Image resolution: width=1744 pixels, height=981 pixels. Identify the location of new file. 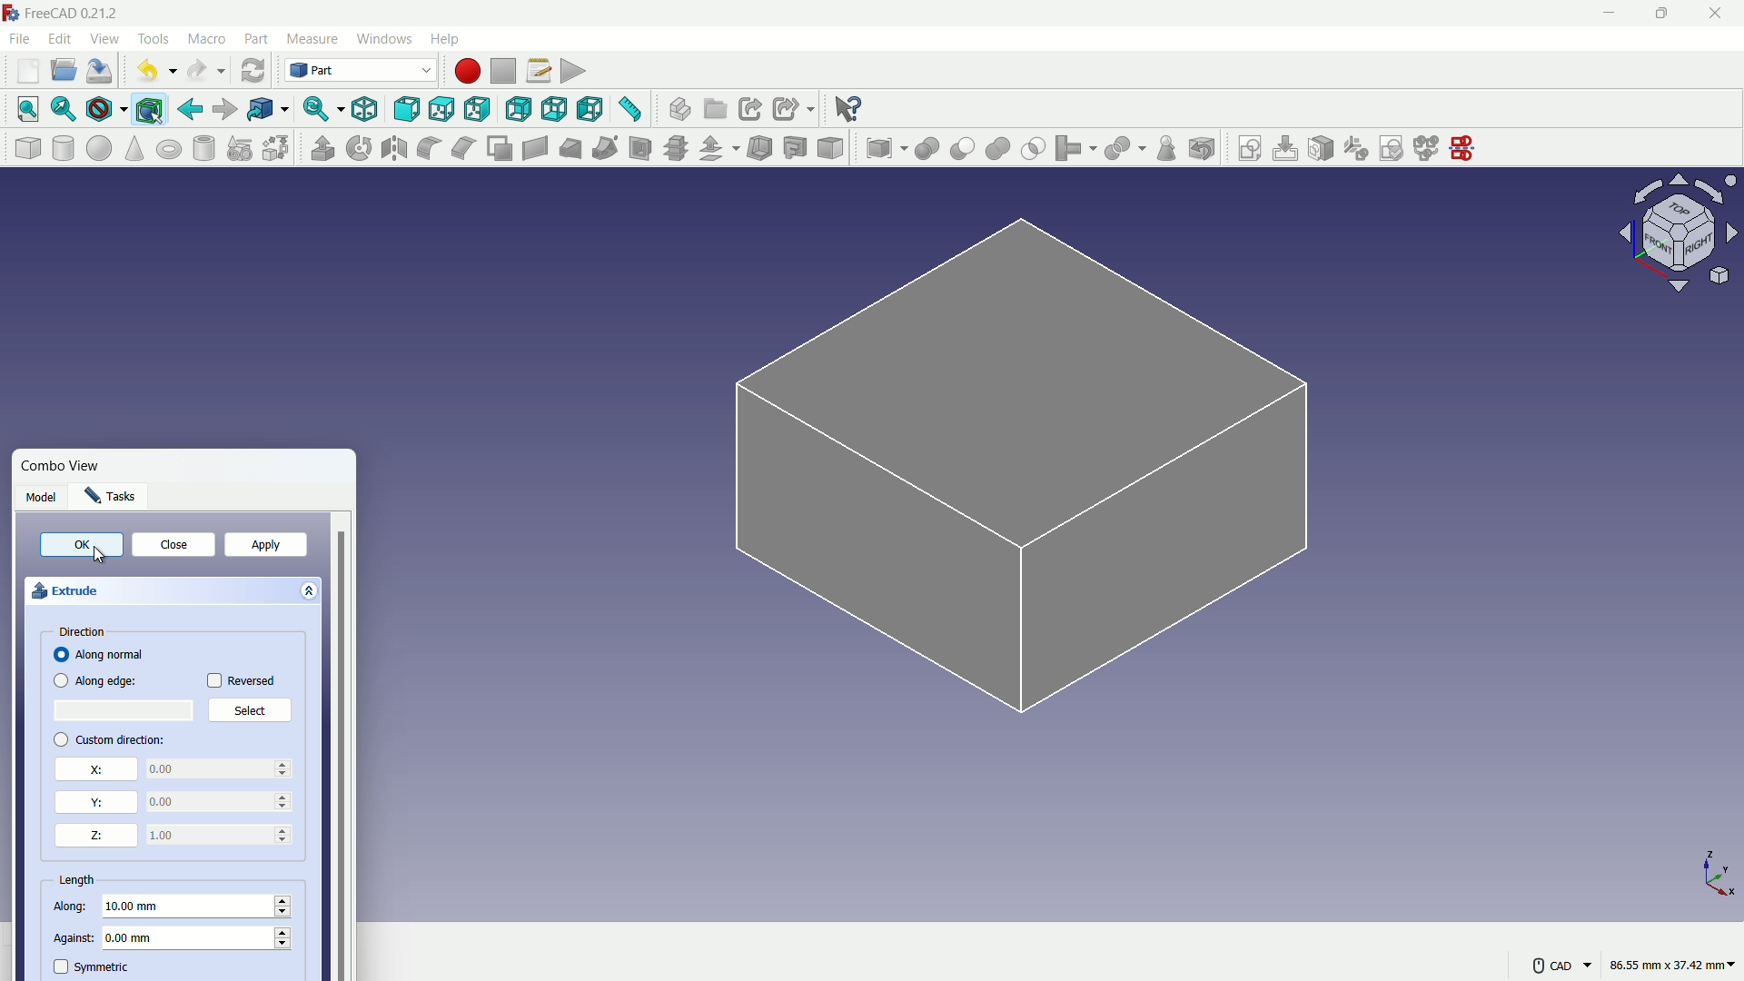
(27, 72).